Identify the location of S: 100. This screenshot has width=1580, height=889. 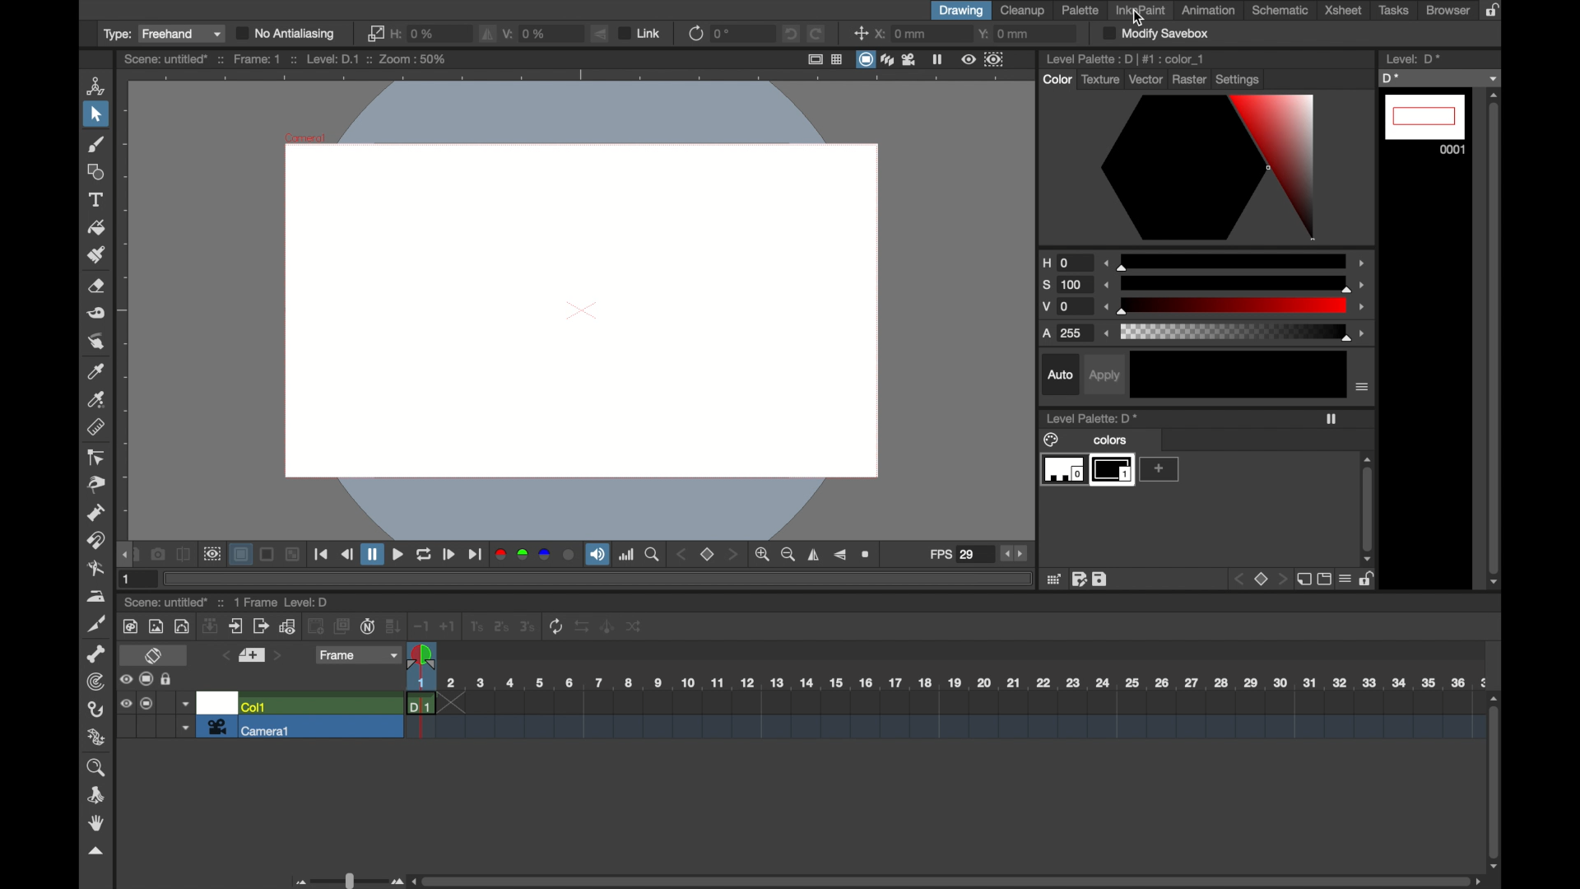
(1066, 285).